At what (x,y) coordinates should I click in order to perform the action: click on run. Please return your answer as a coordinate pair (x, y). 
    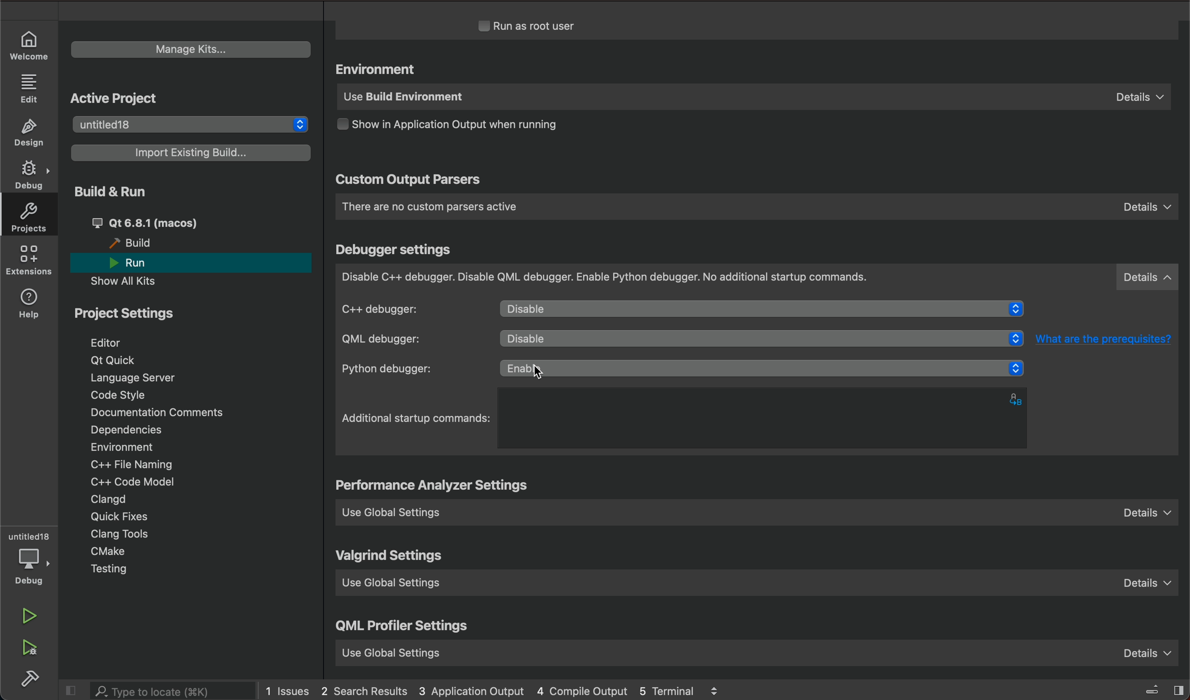
    Looking at the image, I should click on (138, 263).